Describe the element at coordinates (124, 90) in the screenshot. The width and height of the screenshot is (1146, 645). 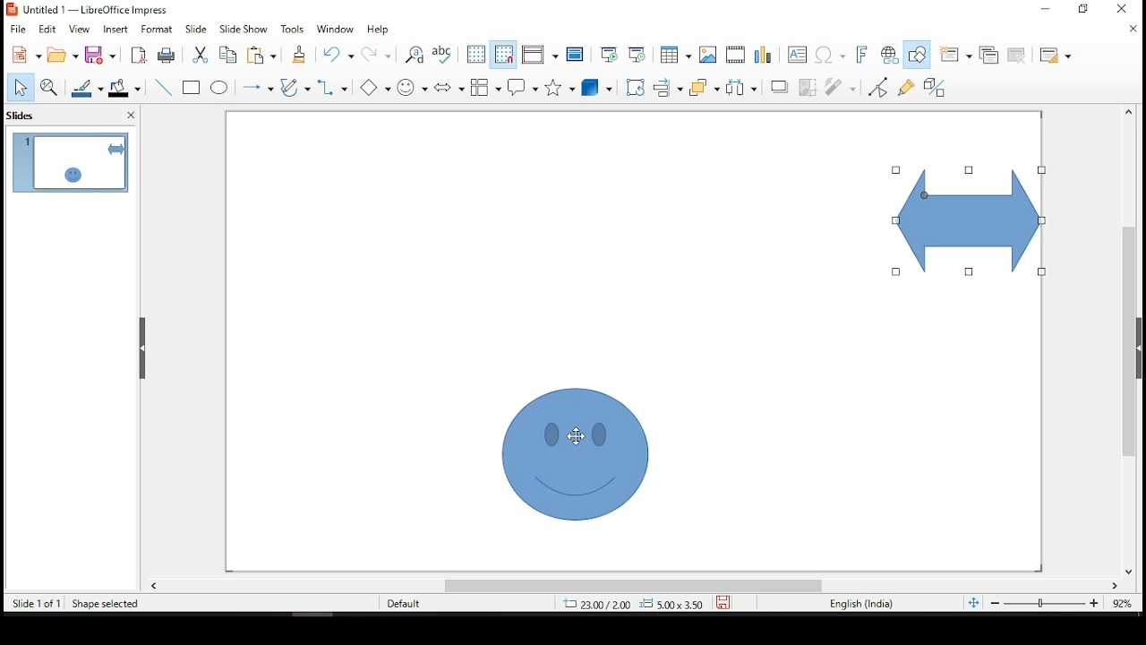
I see `fill color` at that location.